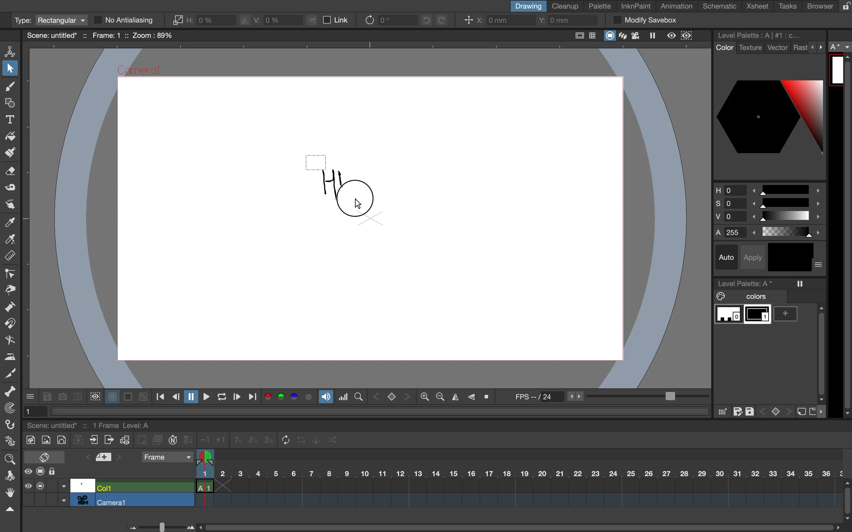  Describe the element at coordinates (145, 500) in the screenshot. I see `camera 1` at that location.